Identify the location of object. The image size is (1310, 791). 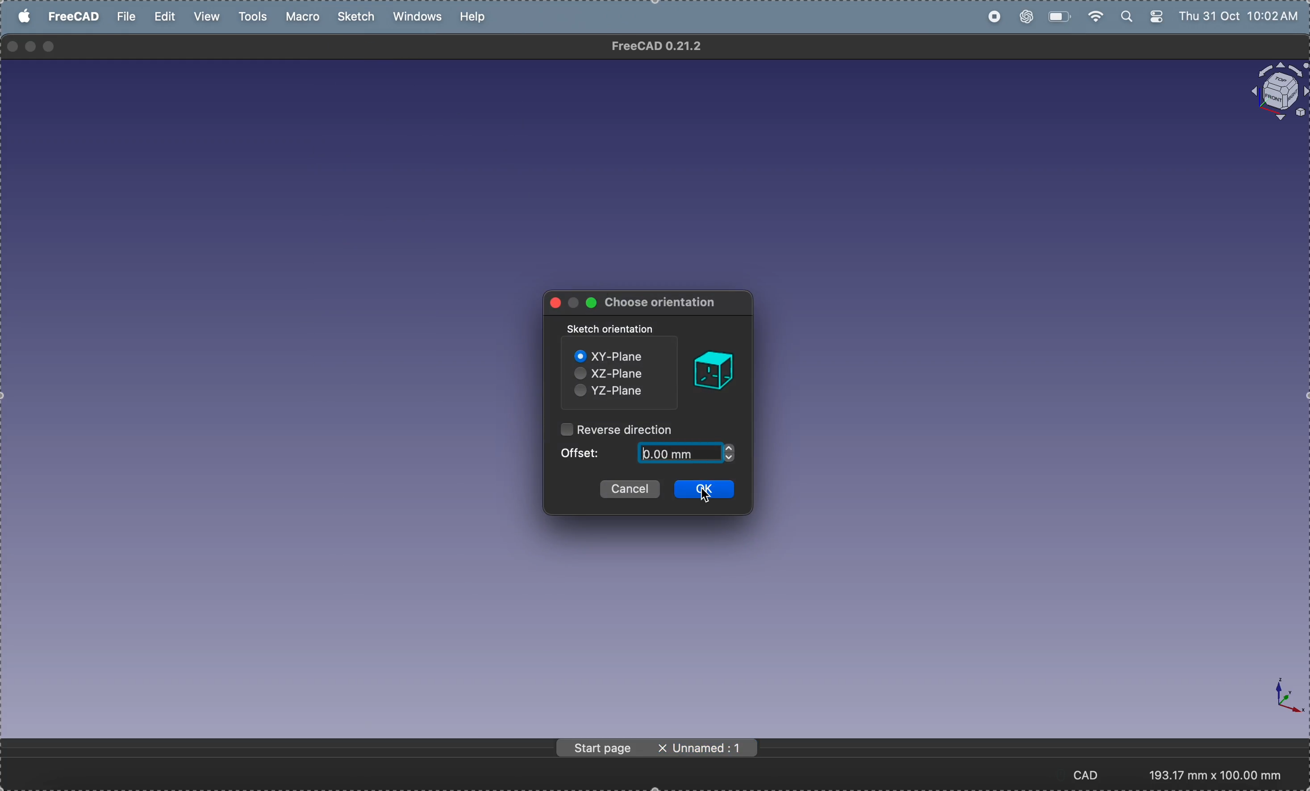
(712, 371).